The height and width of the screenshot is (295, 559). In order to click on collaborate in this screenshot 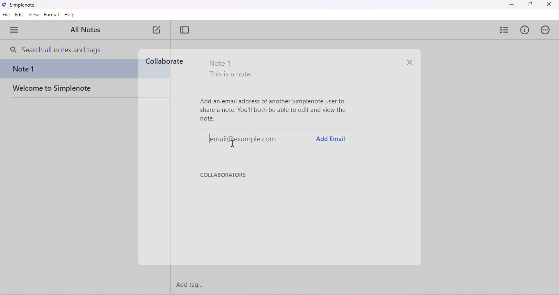, I will do `click(164, 61)`.